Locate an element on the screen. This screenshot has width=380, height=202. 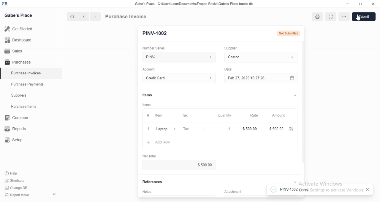
Credit Card is located at coordinates (179, 78).